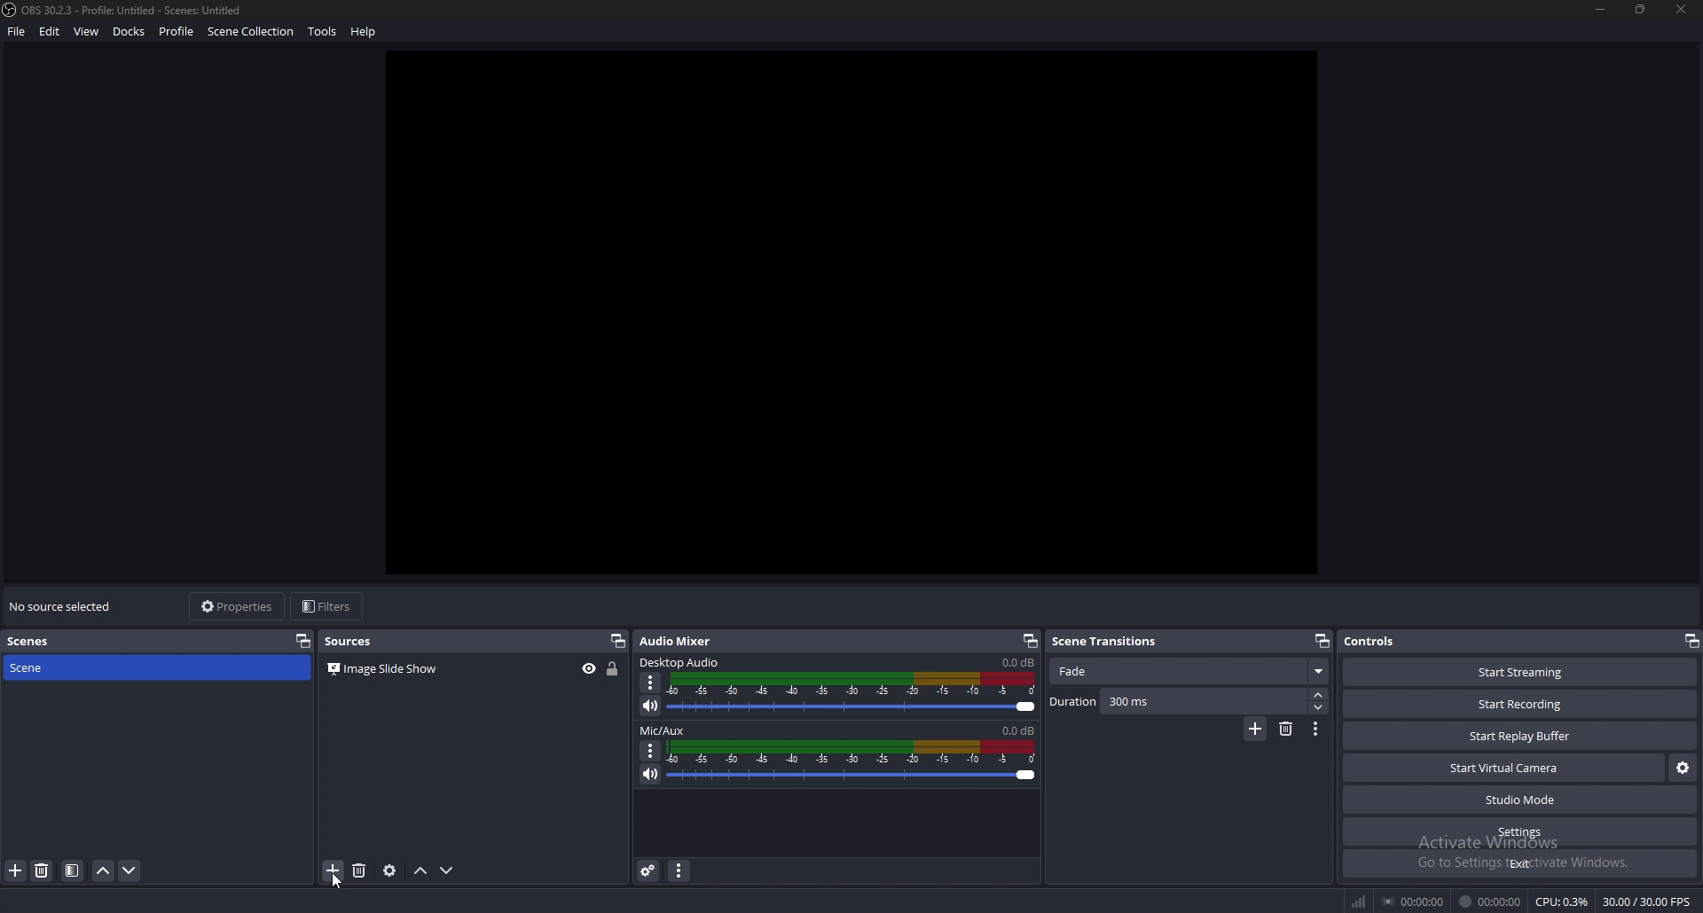 This screenshot has height=913, width=1703. I want to click on advanced audio properties, so click(649, 870).